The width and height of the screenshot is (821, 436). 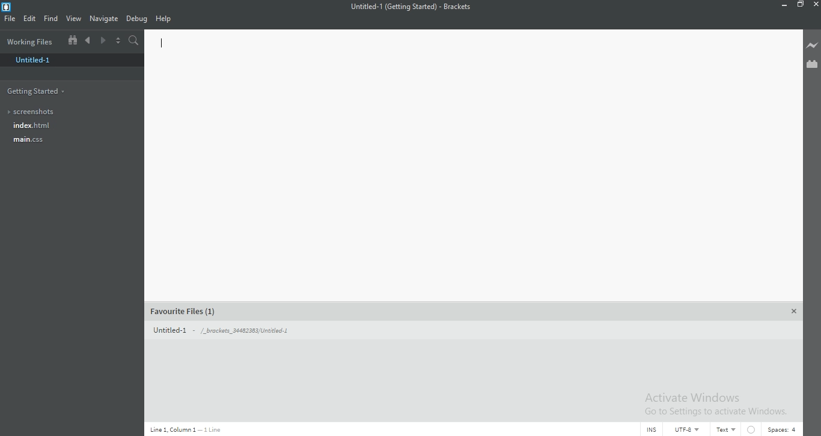 What do you see at coordinates (138, 20) in the screenshot?
I see `Debug` at bounding box center [138, 20].